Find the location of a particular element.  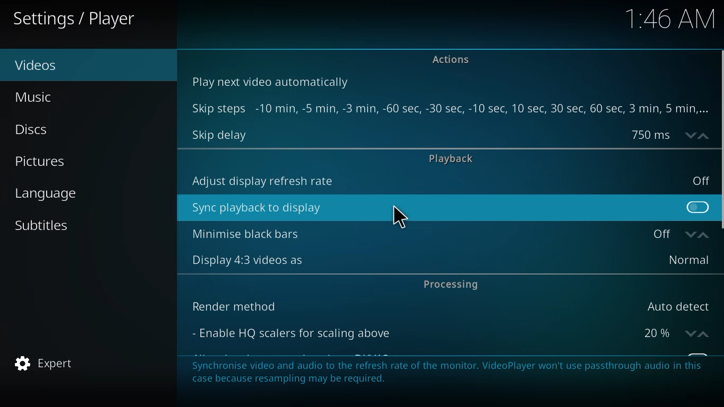

click to enable is located at coordinates (697, 207).